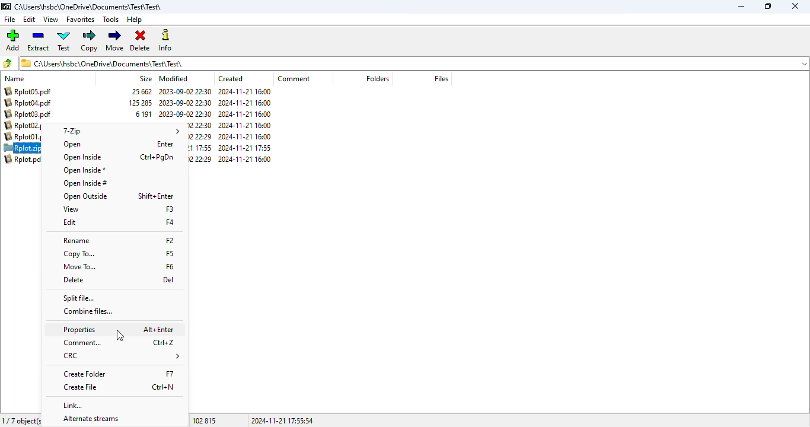 Image resolution: width=810 pixels, height=427 pixels. I want to click on combine files, so click(89, 311).